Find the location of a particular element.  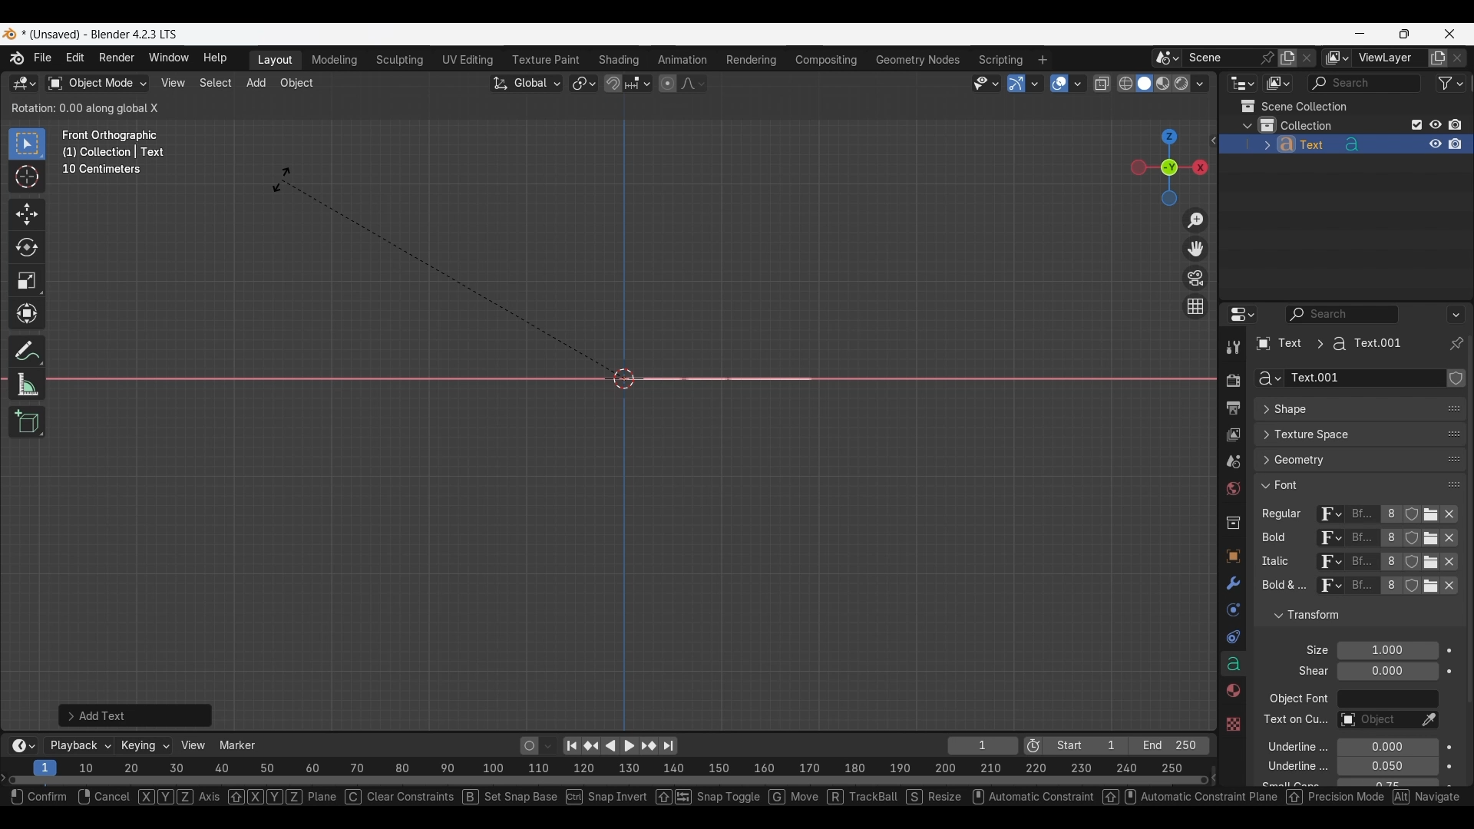

Disable in renders is located at coordinates (1455, 124).